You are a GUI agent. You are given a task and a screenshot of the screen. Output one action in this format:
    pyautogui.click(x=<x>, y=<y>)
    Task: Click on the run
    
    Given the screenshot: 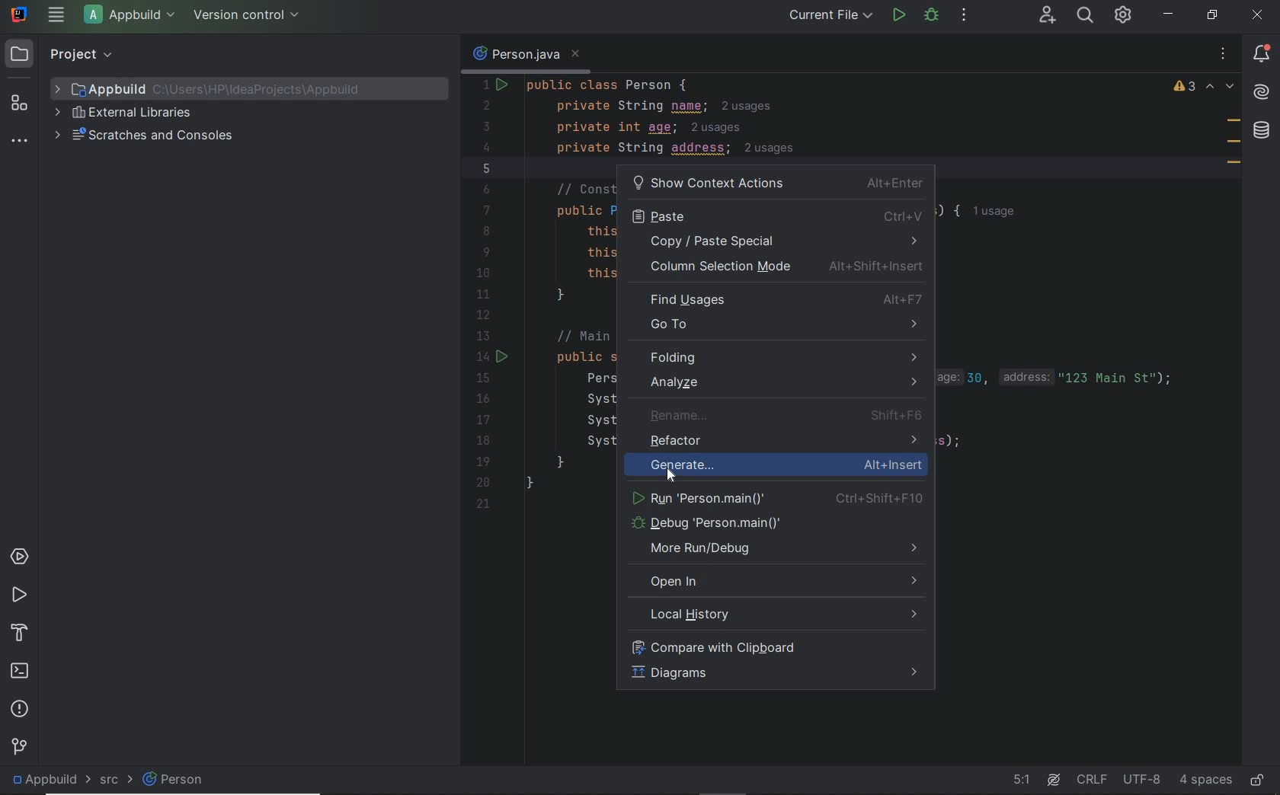 What is the action you would take?
    pyautogui.click(x=776, y=496)
    